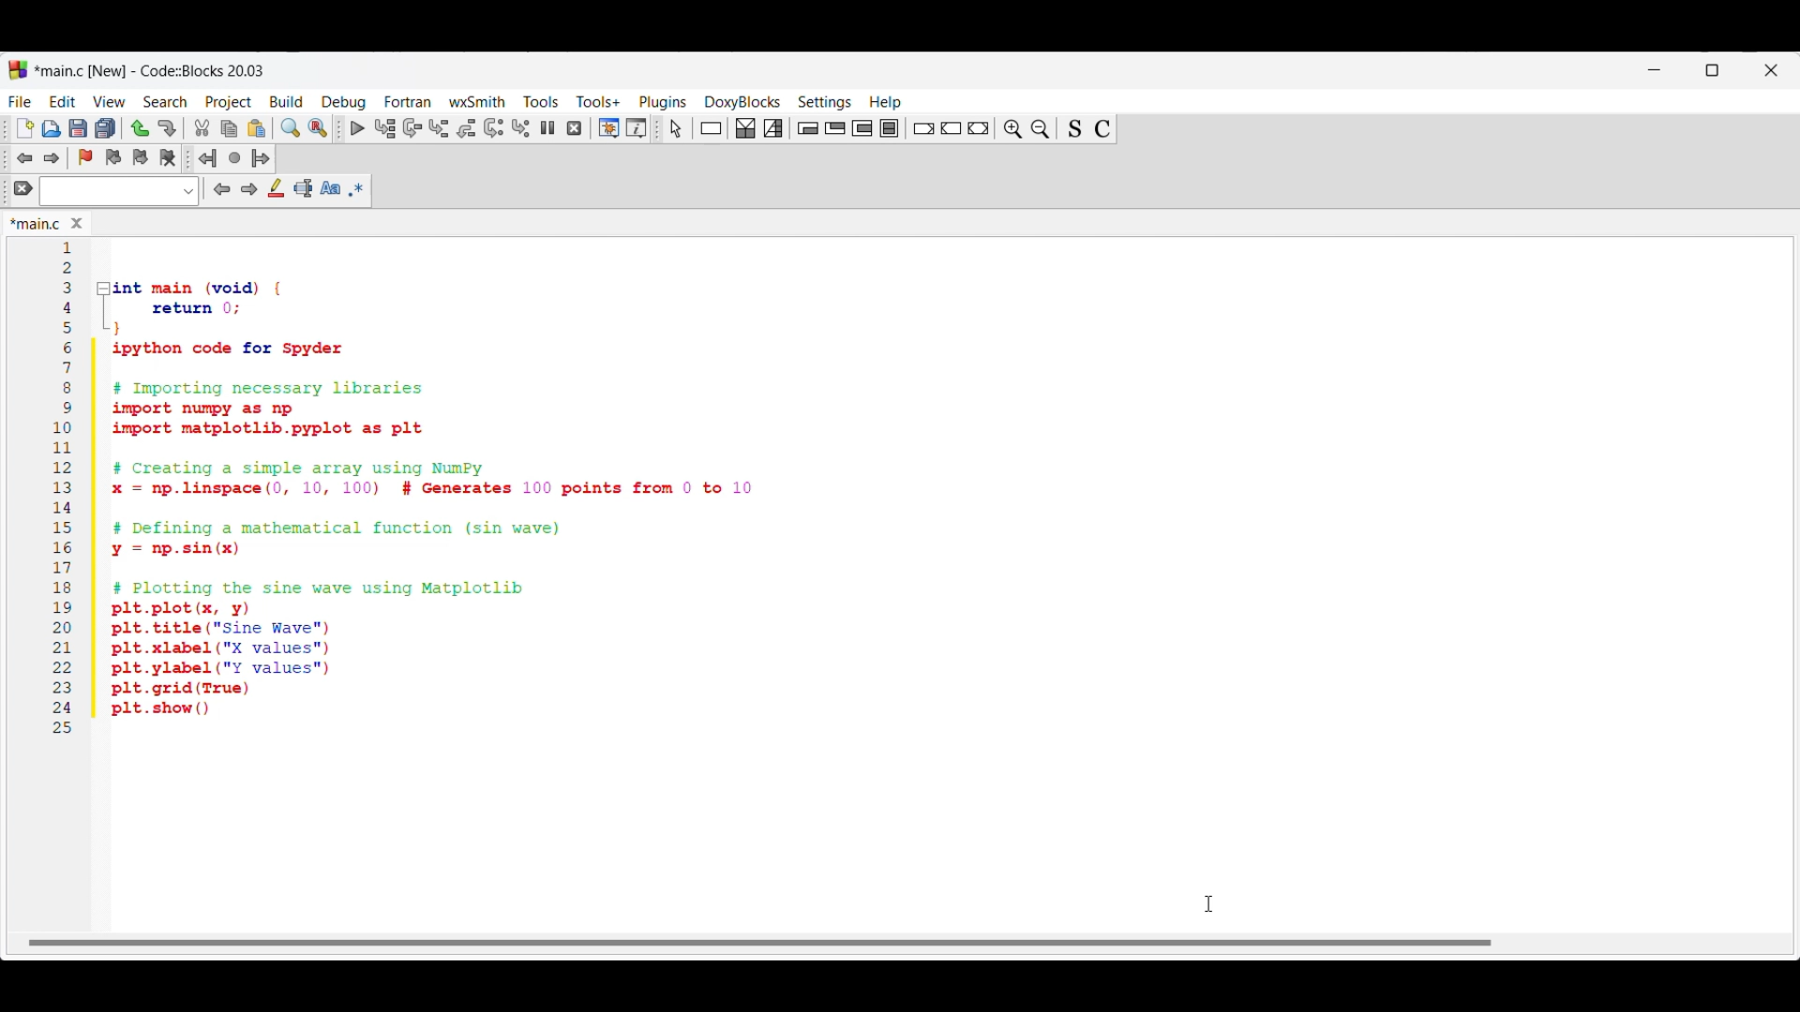 The width and height of the screenshot is (1800, 1012). What do you see at coordinates (1041, 128) in the screenshot?
I see `Zoom out` at bounding box center [1041, 128].